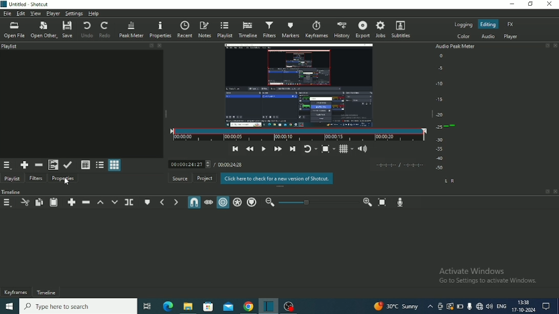 The height and width of the screenshot is (314, 559). What do you see at coordinates (105, 29) in the screenshot?
I see `Redo` at bounding box center [105, 29].